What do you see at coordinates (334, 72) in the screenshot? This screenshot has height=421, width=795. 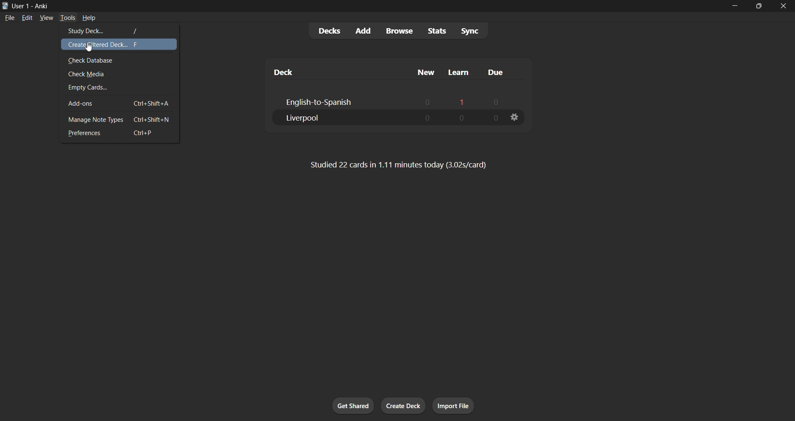 I see `deck column` at bounding box center [334, 72].